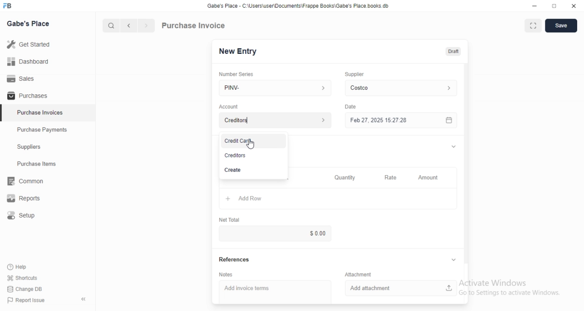 Image resolution: width=584 pixels, height=311 pixels. Describe the element at coordinates (401, 288) in the screenshot. I see `Add attachment` at that location.